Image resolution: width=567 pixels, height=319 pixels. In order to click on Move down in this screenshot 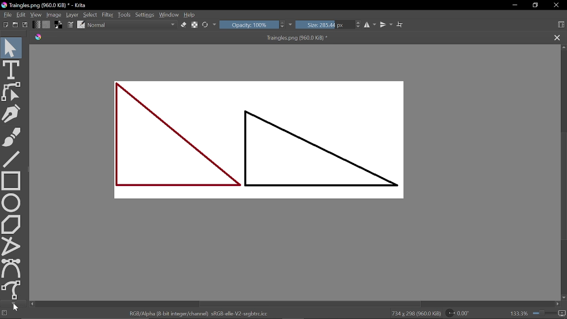, I will do `click(13, 303)`.